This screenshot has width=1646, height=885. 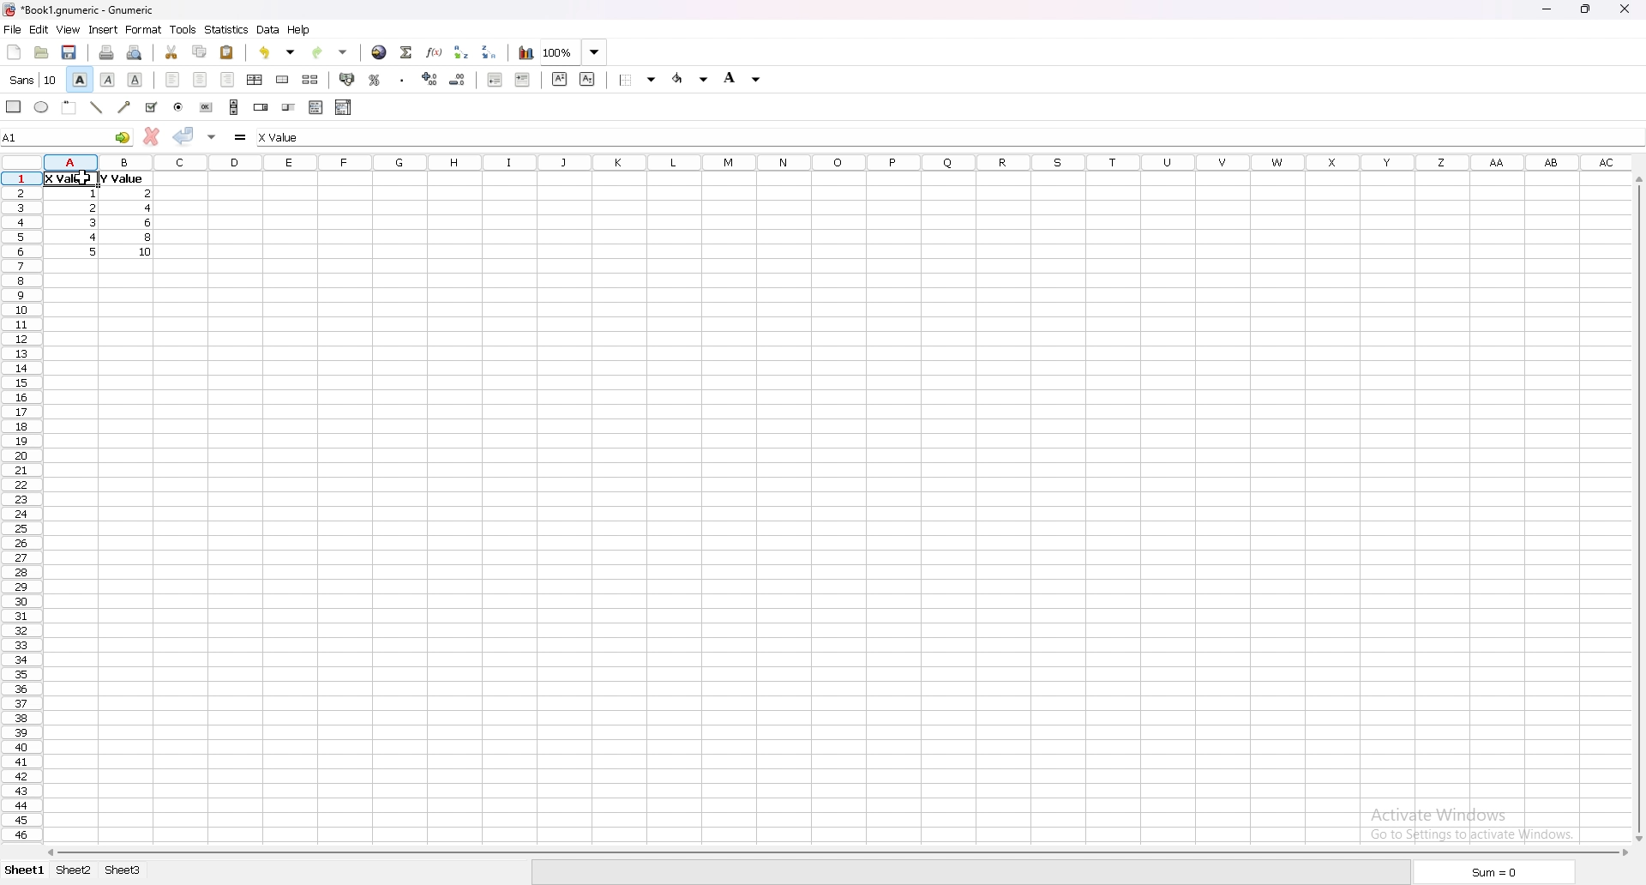 I want to click on combo box, so click(x=343, y=106).